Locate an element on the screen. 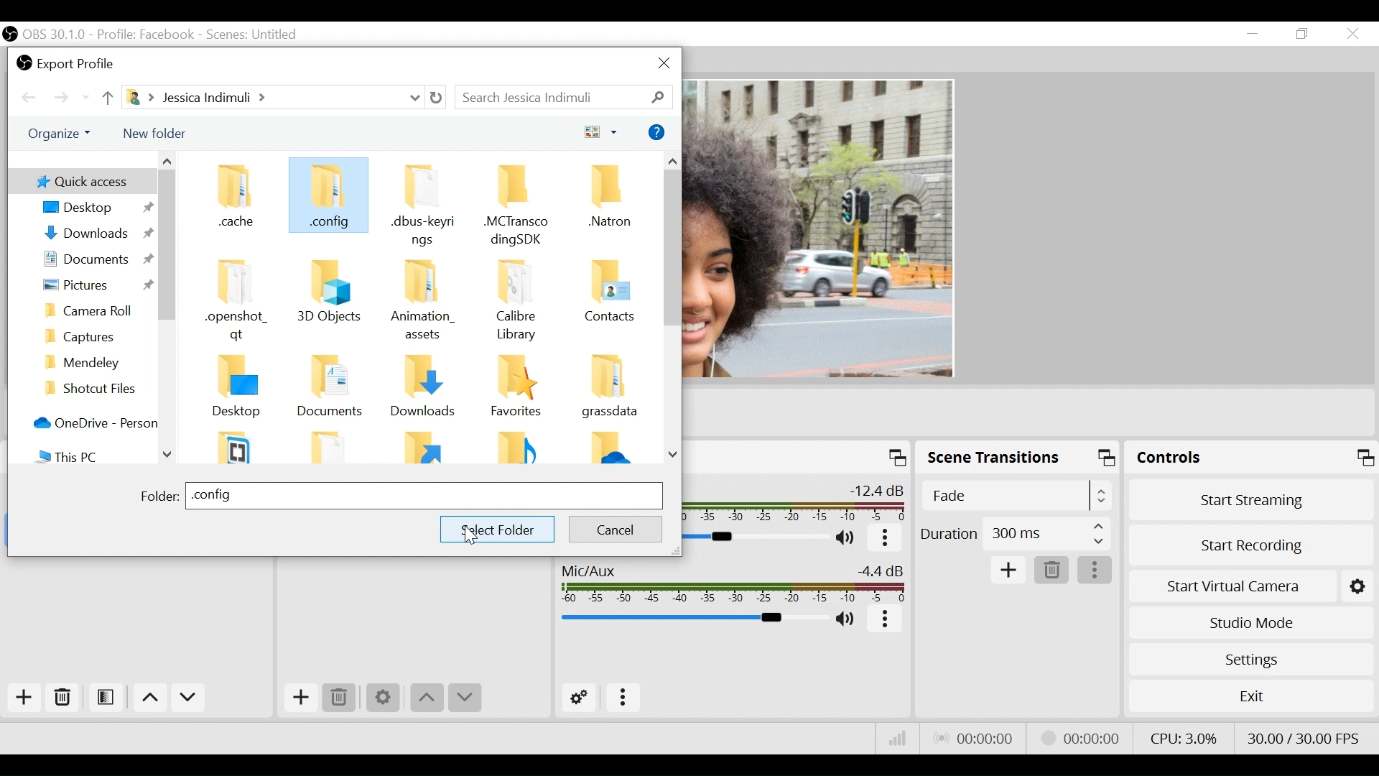 The image size is (1379, 776). Move up is located at coordinates (106, 98).